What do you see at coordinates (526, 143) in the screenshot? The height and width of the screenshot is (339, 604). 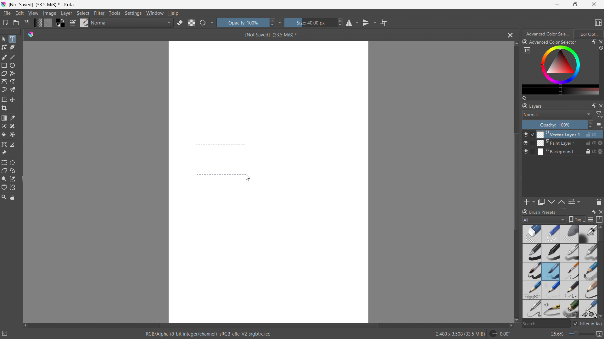 I see `layer visibility toggle` at bounding box center [526, 143].